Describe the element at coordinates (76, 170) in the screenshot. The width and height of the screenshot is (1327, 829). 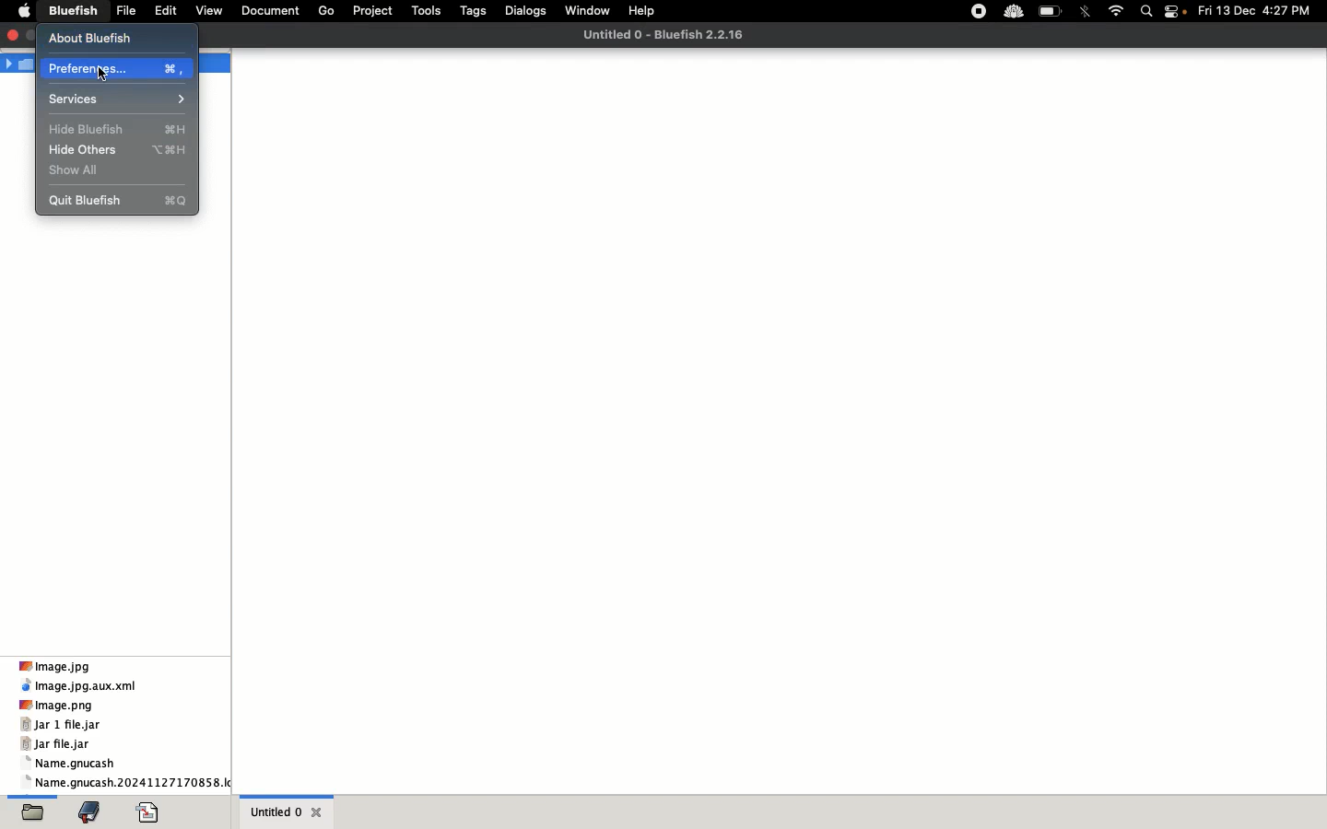
I see `Show all` at that location.